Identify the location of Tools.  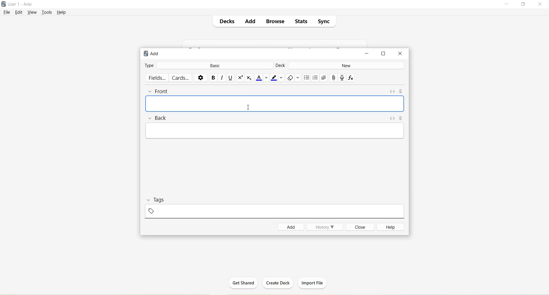
(47, 13).